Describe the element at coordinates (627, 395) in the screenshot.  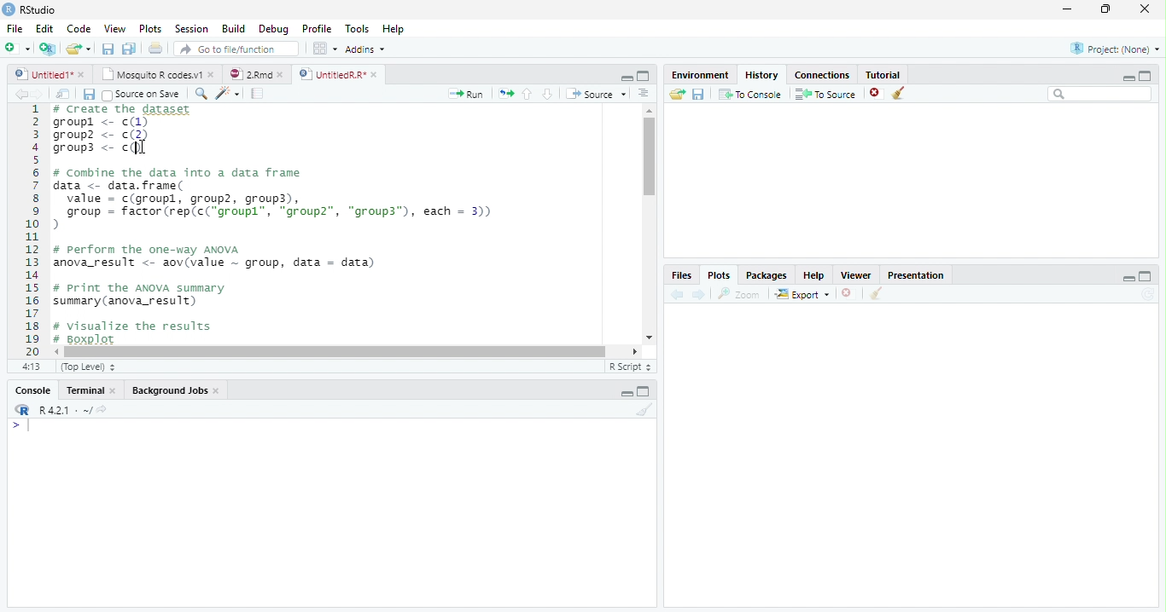
I see `Minimize` at that location.